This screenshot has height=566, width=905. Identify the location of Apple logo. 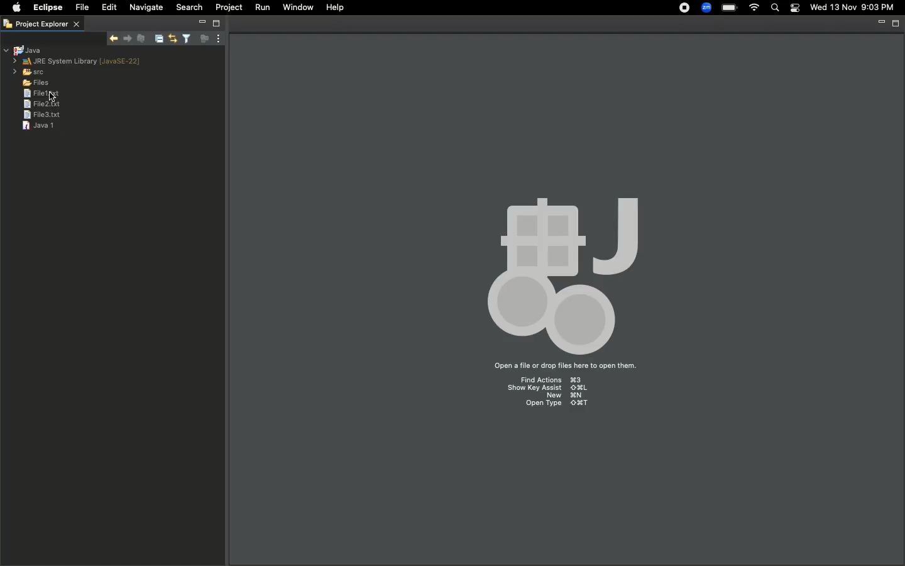
(14, 9).